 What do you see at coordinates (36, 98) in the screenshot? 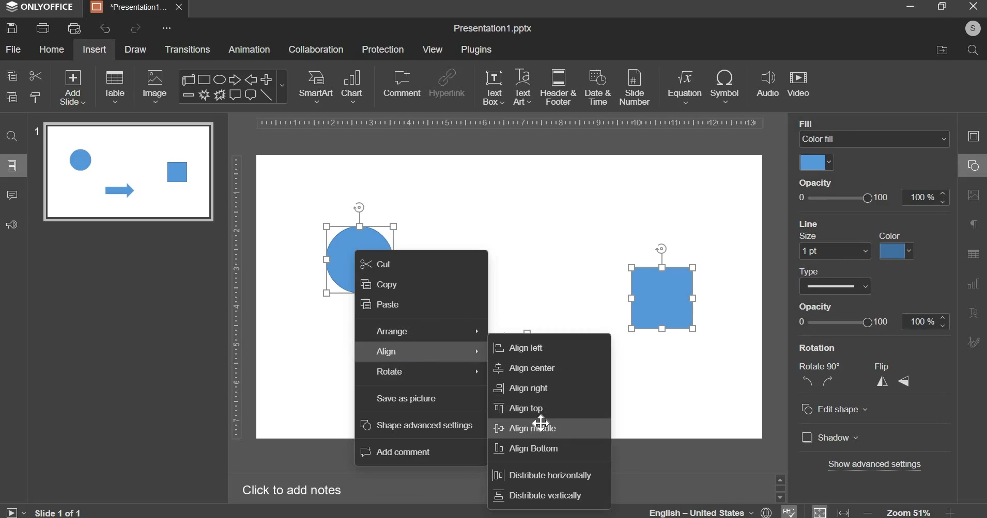
I see `copy style` at bounding box center [36, 98].